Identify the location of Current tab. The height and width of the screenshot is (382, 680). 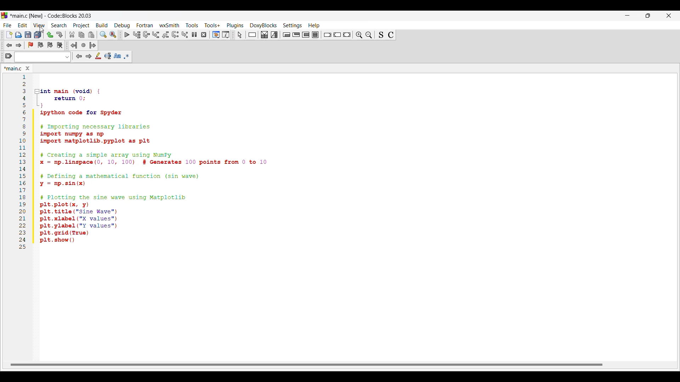
(13, 68).